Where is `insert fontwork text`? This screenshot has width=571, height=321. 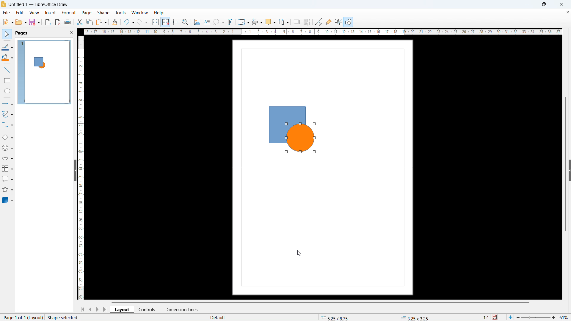 insert fontwork text is located at coordinates (230, 22).